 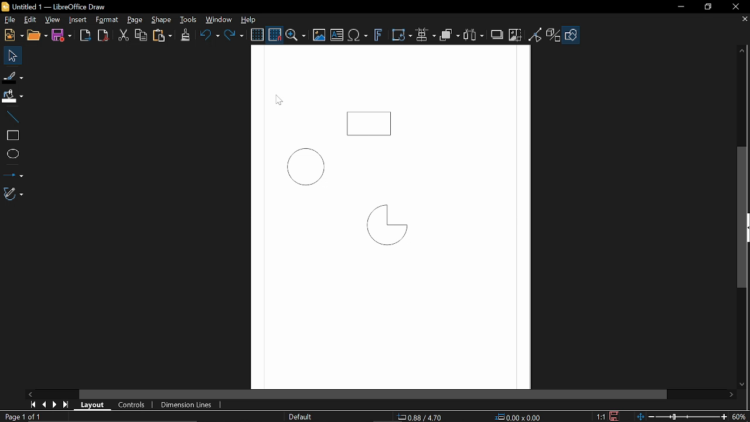 I want to click on Close window, so click(x=735, y=6).